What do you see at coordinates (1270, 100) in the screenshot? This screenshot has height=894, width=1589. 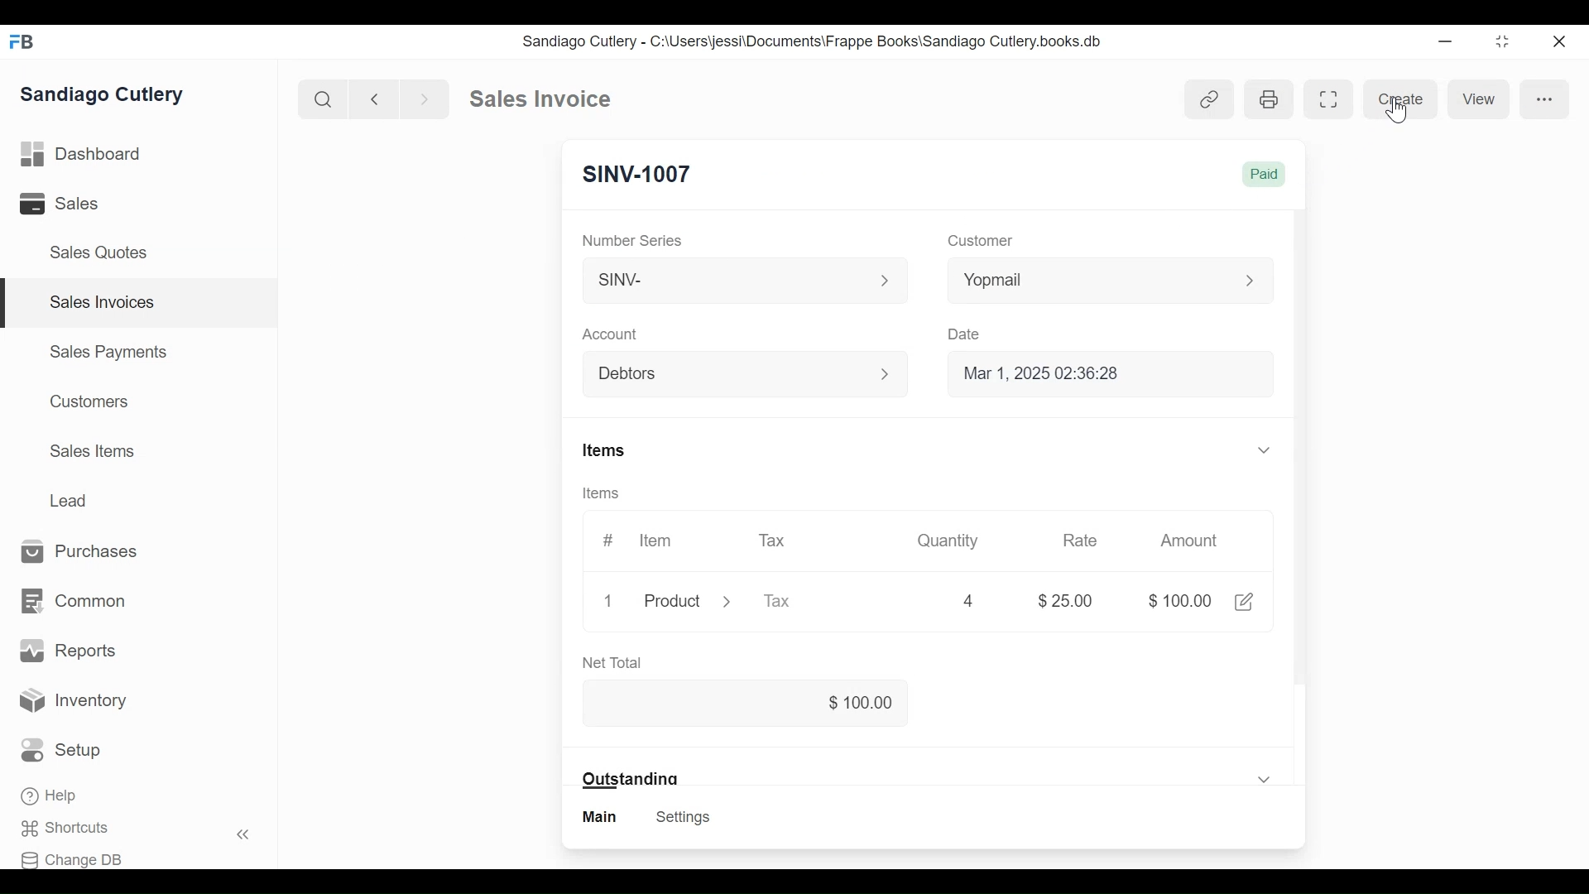 I see `Open print view` at bounding box center [1270, 100].